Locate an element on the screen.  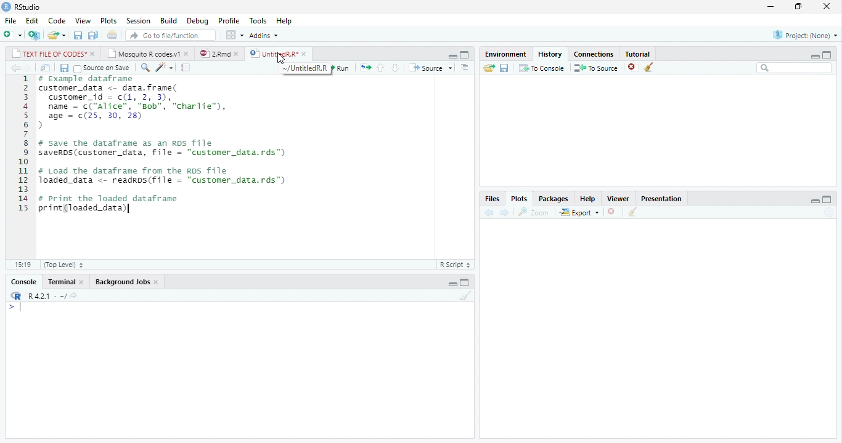
Session is located at coordinates (137, 22).